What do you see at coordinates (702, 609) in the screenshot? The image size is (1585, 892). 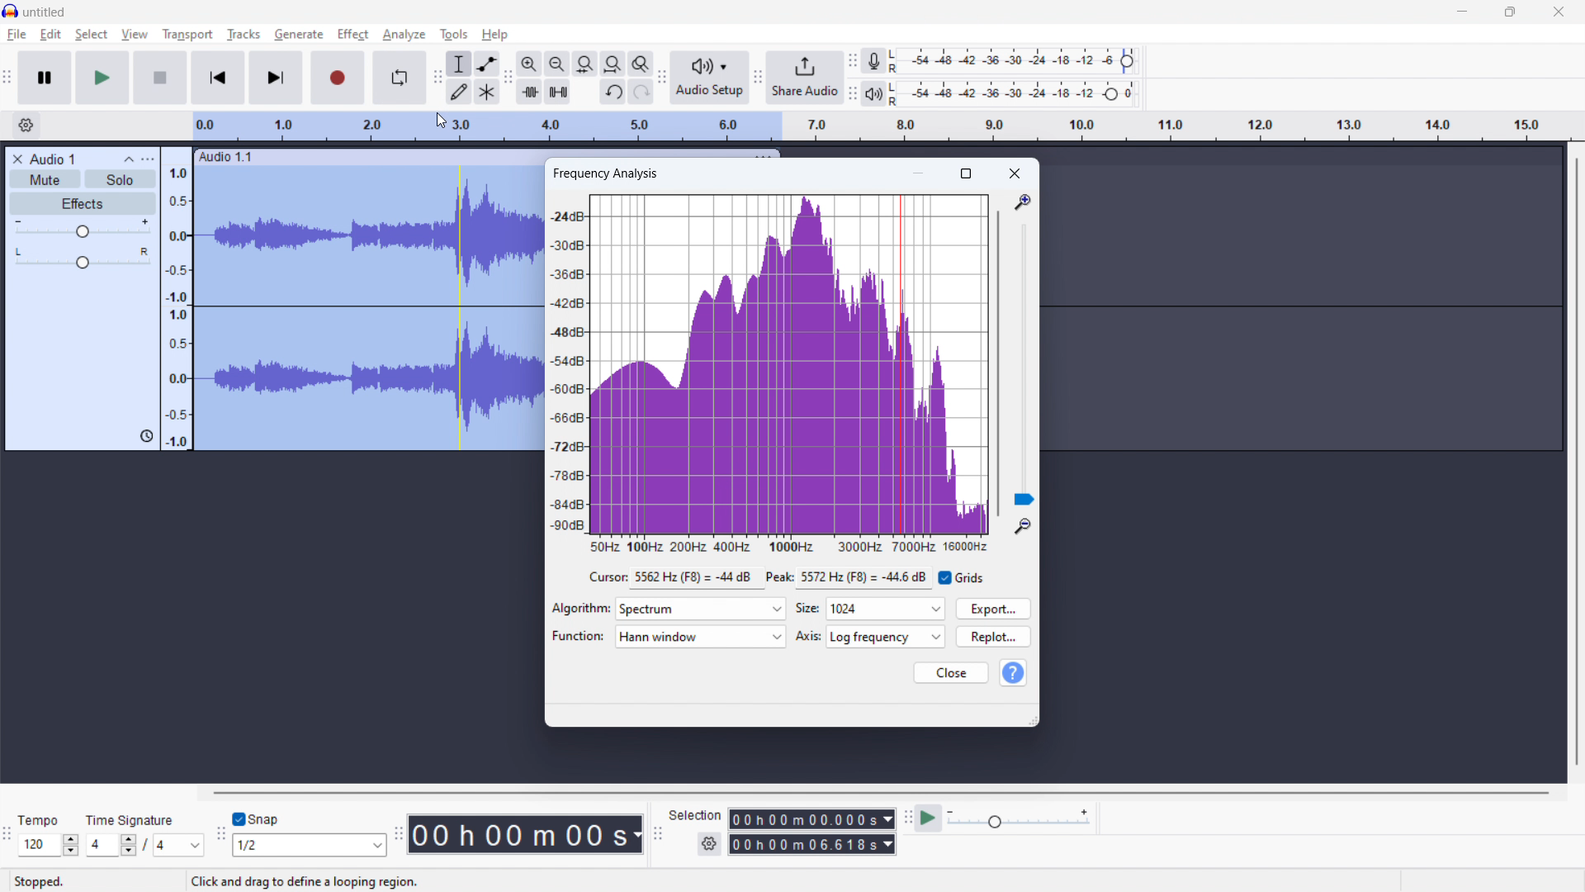 I see `set algorithm` at bounding box center [702, 609].